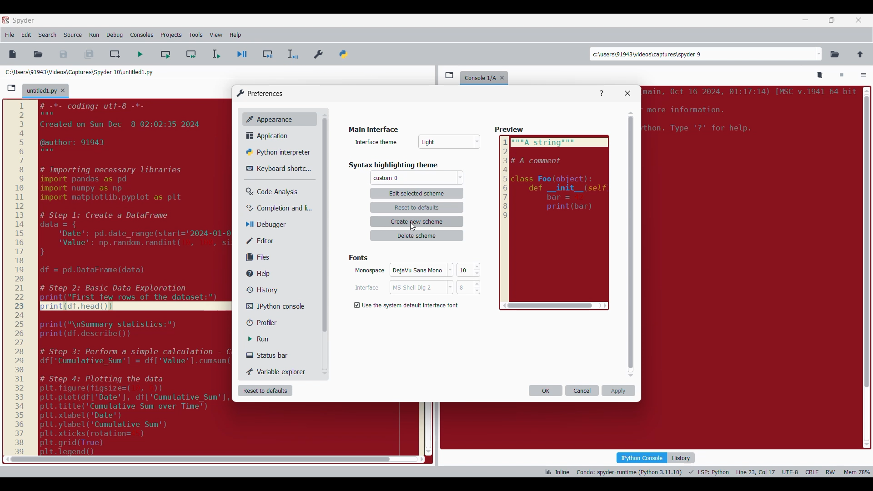  I want to click on Change to parent directory, so click(860, 54).